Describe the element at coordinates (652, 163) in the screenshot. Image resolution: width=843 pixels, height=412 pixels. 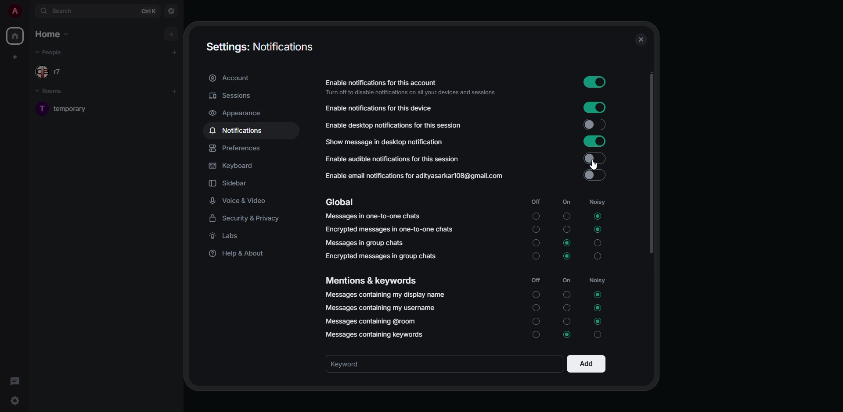
I see `scroll bar` at that location.